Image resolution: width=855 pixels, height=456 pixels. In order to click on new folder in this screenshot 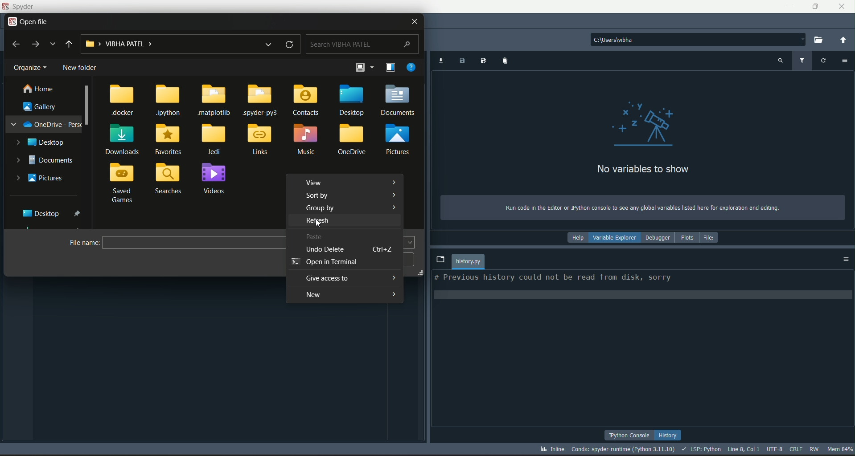, I will do `click(81, 67)`.